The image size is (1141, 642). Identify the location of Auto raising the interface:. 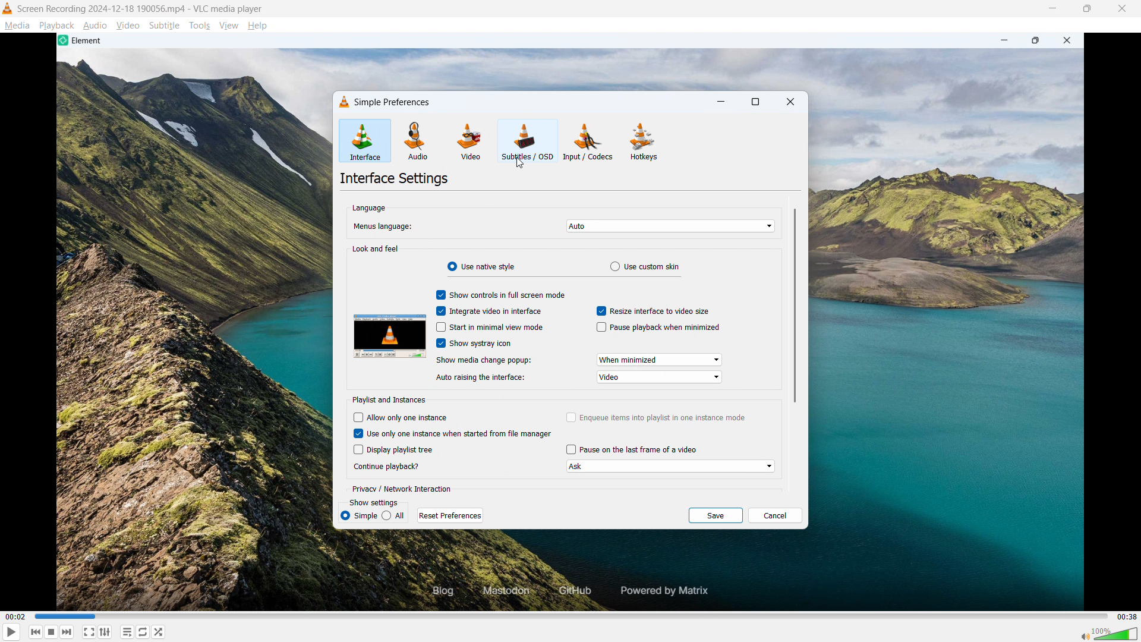
(488, 378).